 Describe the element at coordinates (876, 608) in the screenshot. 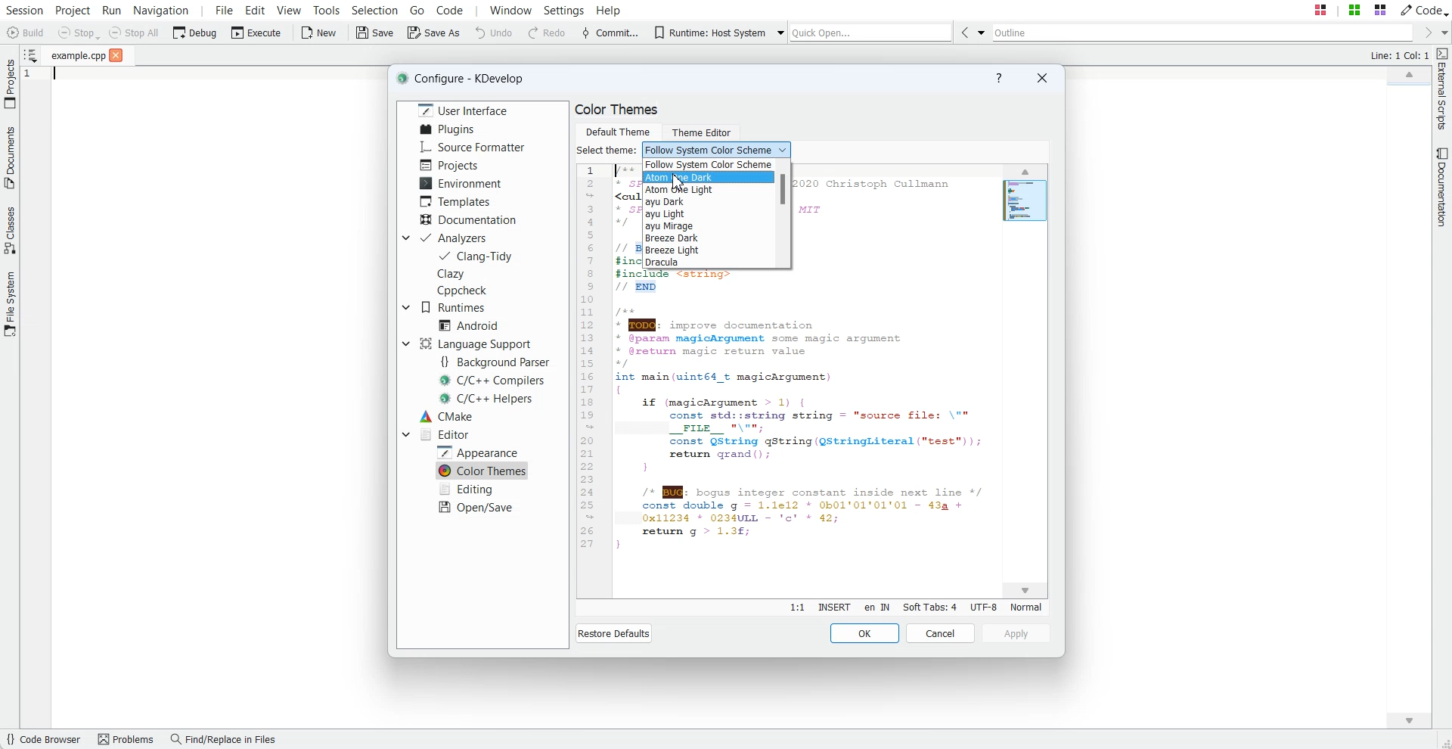

I see `en IN` at that location.